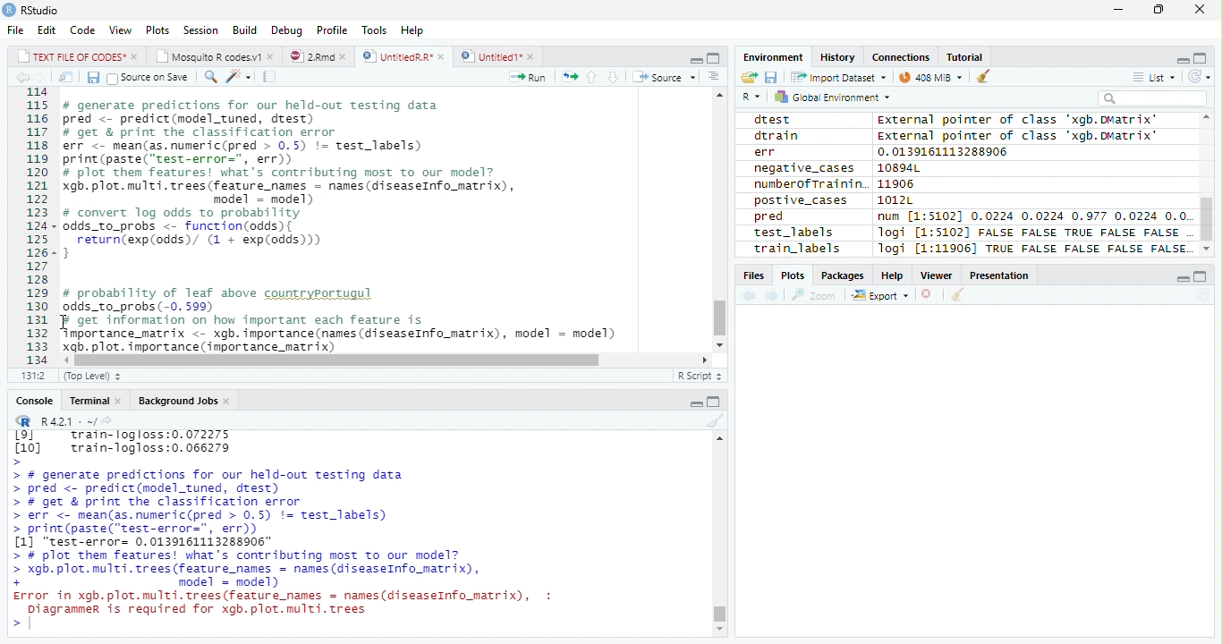 The height and width of the screenshot is (644, 1222). Describe the element at coordinates (897, 199) in the screenshot. I see `1012L` at that location.